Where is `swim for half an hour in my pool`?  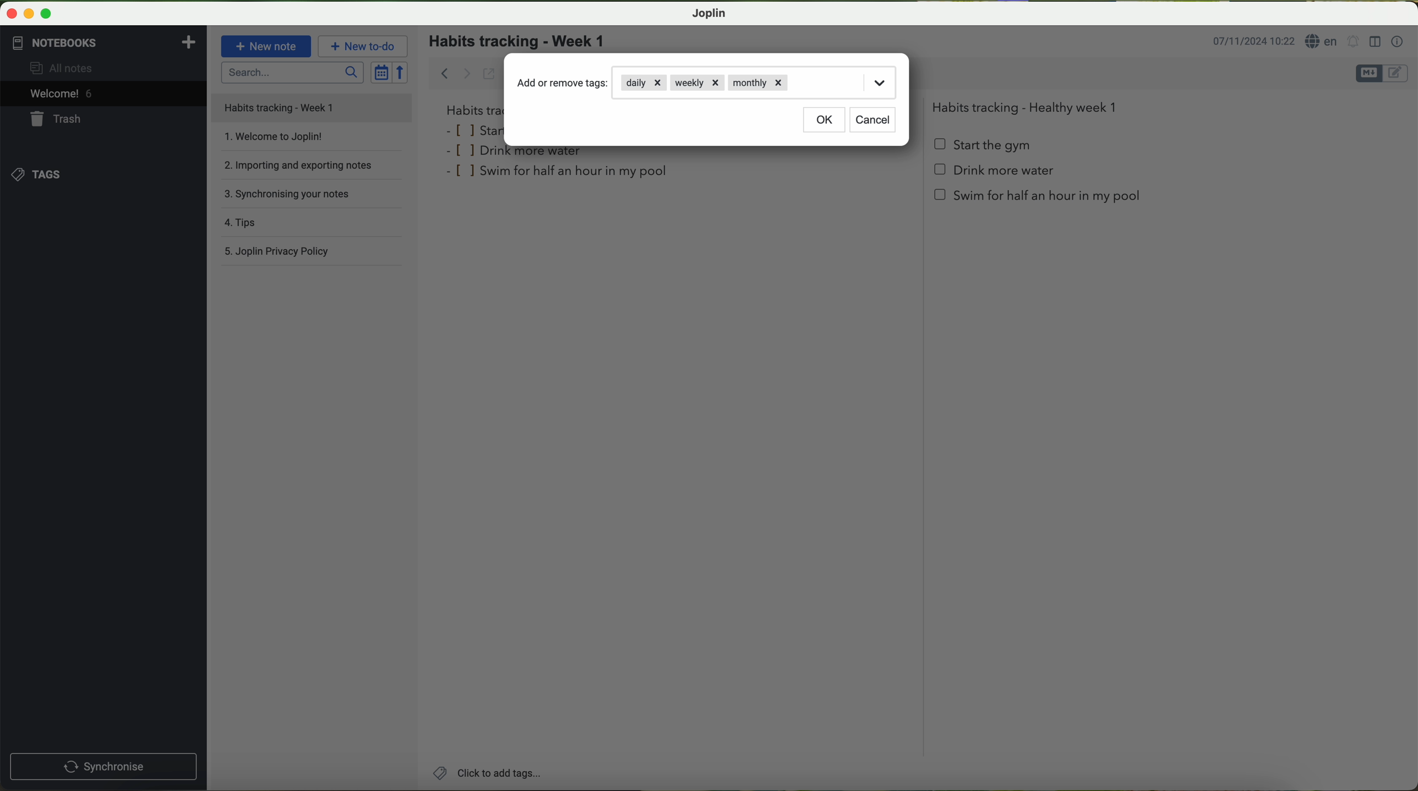 swim for half an hour in my pool is located at coordinates (1039, 199).